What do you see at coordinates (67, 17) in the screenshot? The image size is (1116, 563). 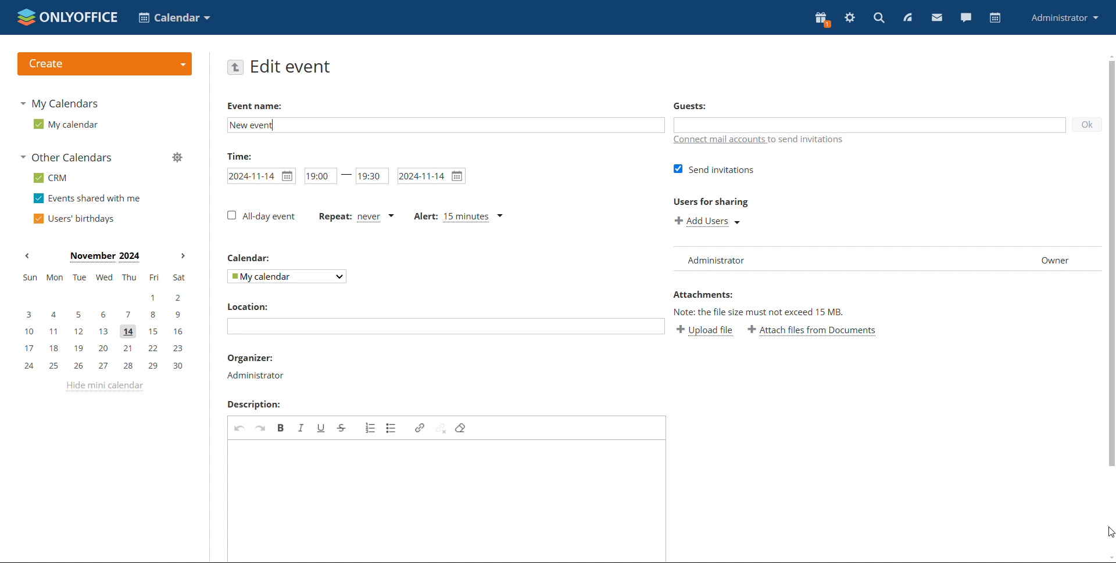 I see `logo` at bounding box center [67, 17].